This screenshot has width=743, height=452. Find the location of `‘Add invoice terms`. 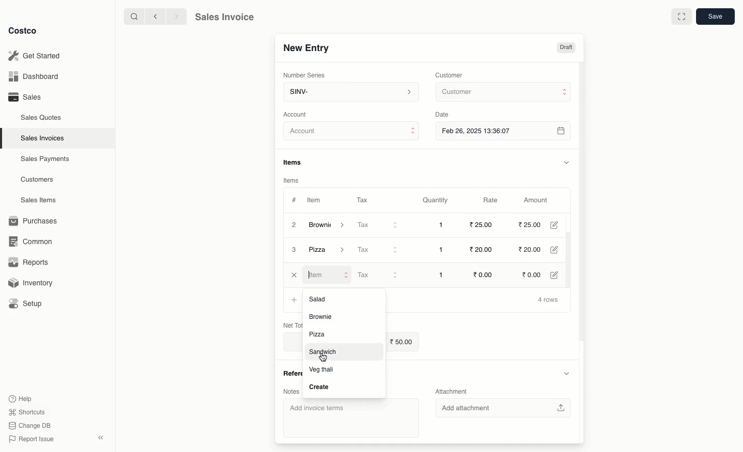

‘Add invoice terms is located at coordinates (347, 417).